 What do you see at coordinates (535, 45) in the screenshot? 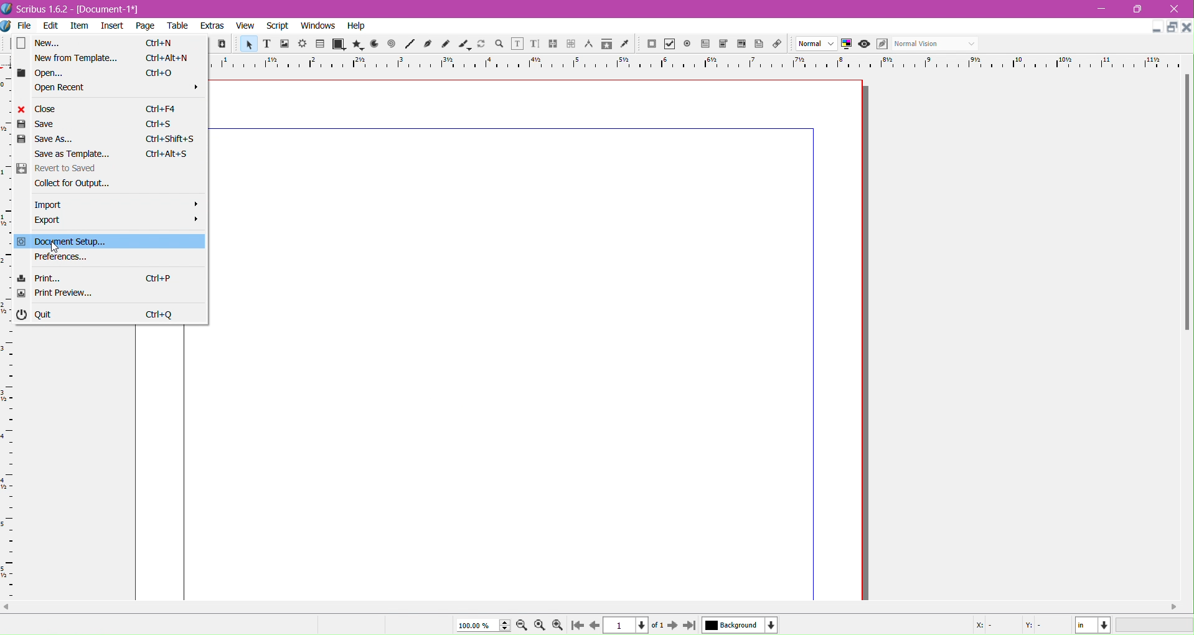
I see `edit text with story editor` at bounding box center [535, 45].